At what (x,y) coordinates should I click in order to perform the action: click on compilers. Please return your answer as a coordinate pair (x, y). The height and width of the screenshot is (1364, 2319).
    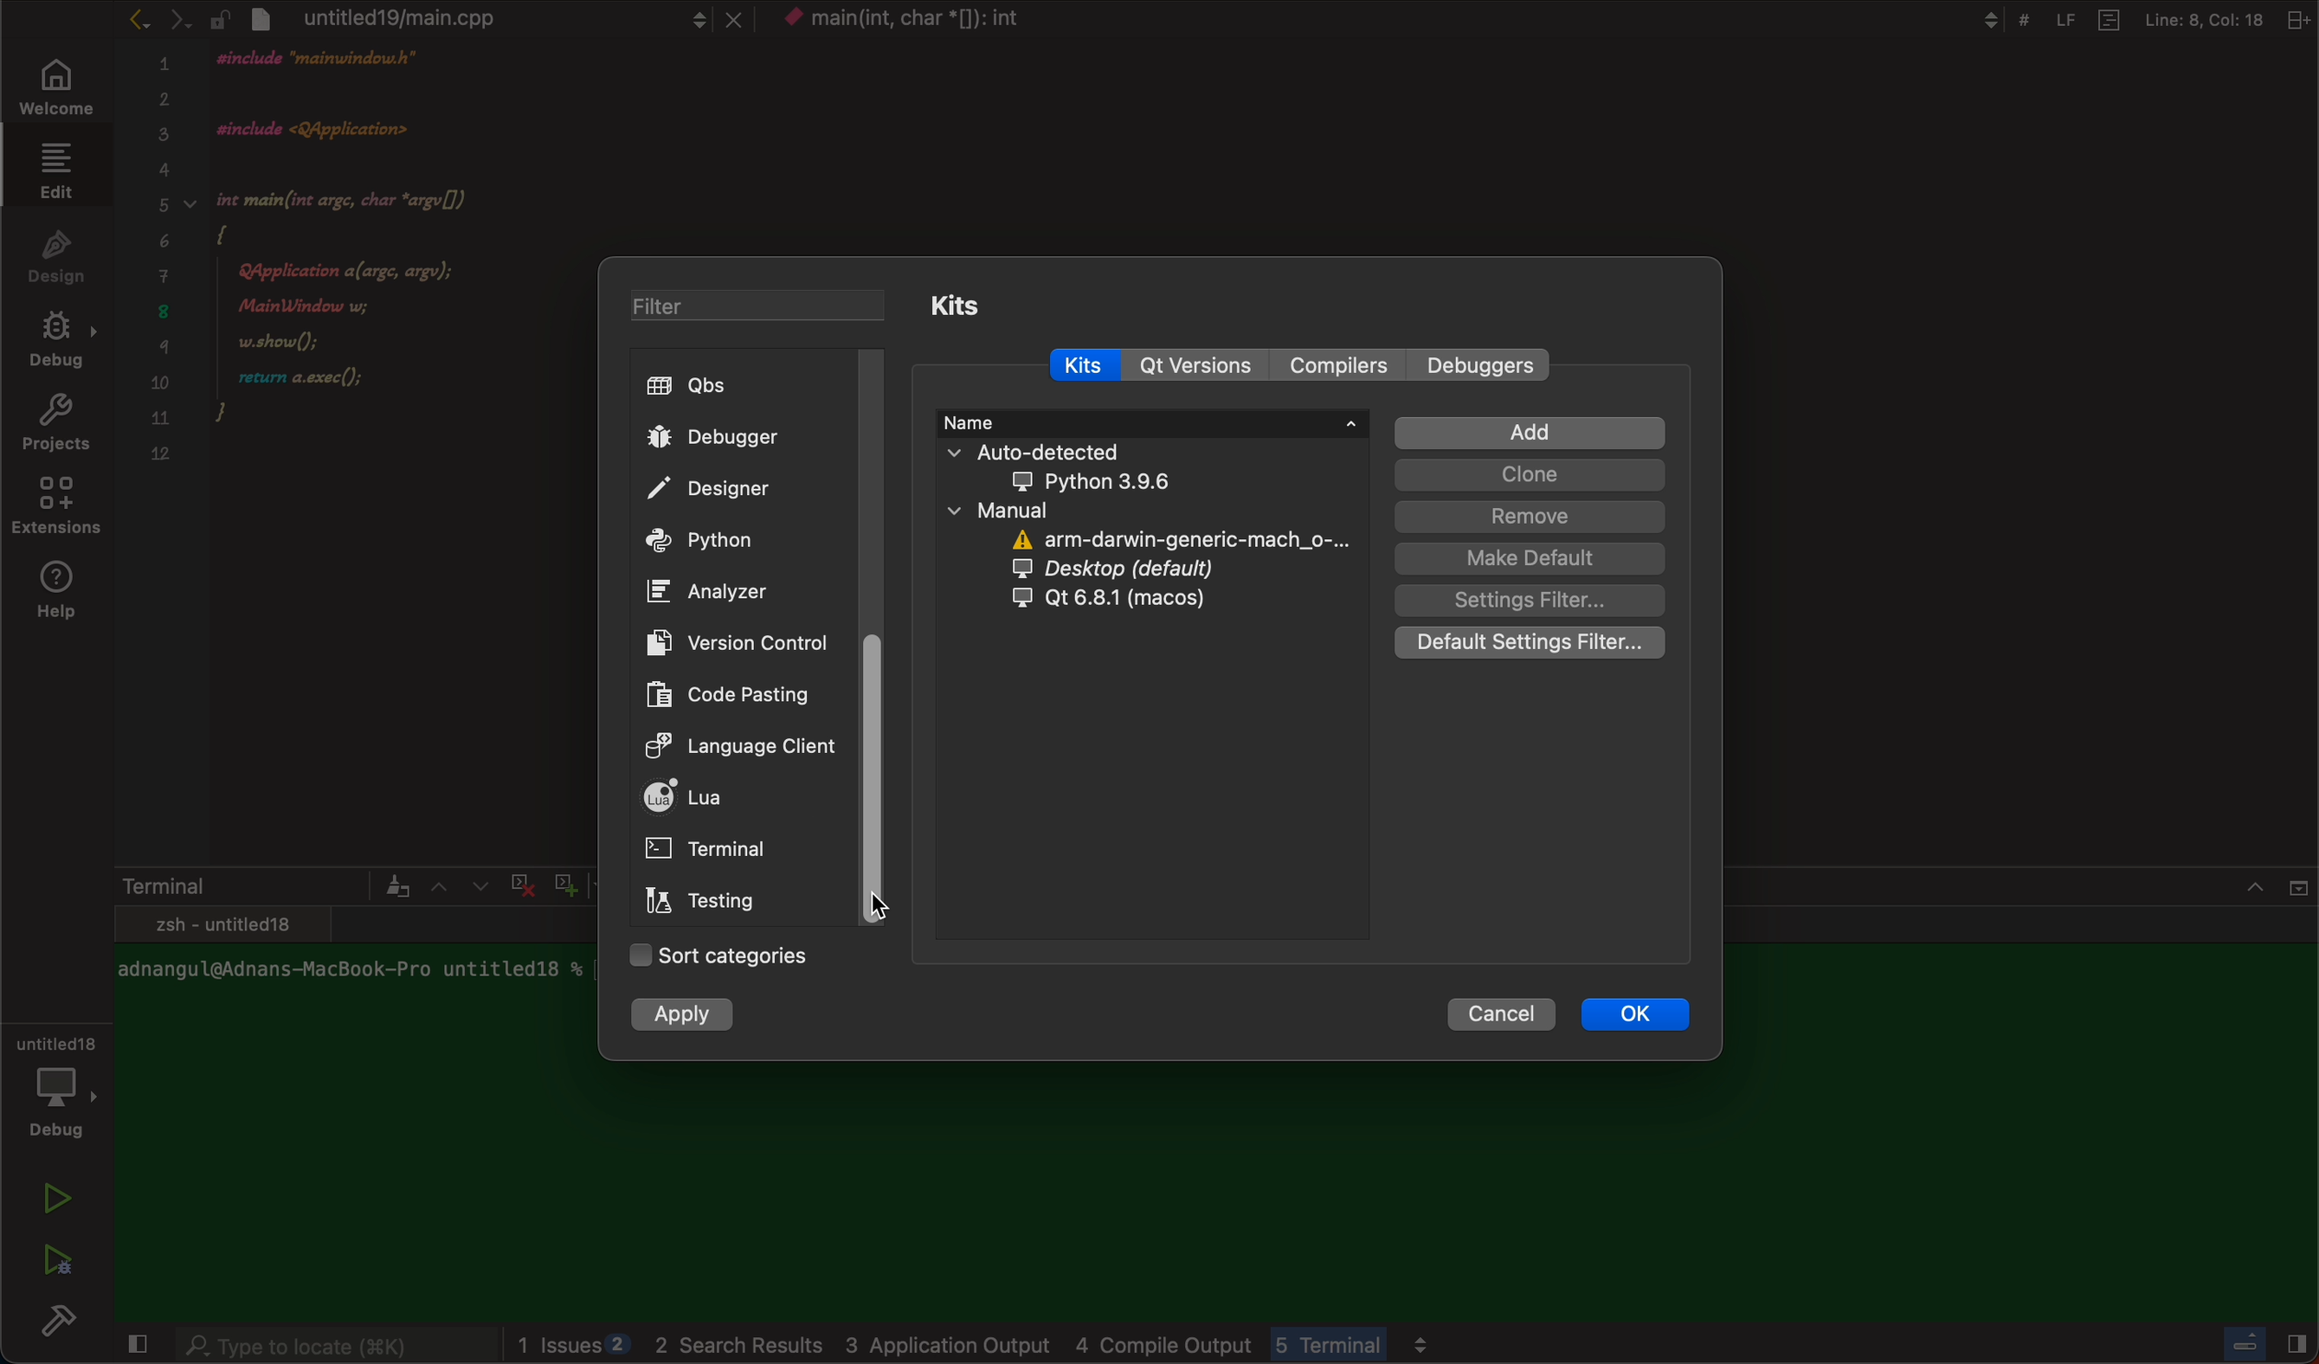
    Looking at the image, I should click on (1337, 367).